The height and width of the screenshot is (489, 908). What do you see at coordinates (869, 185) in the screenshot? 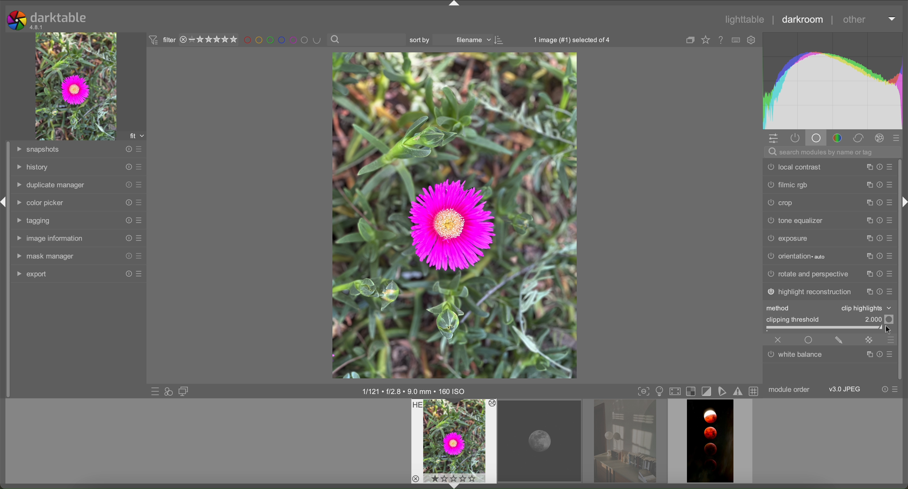
I see `copy` at bounding box center [869, 185].